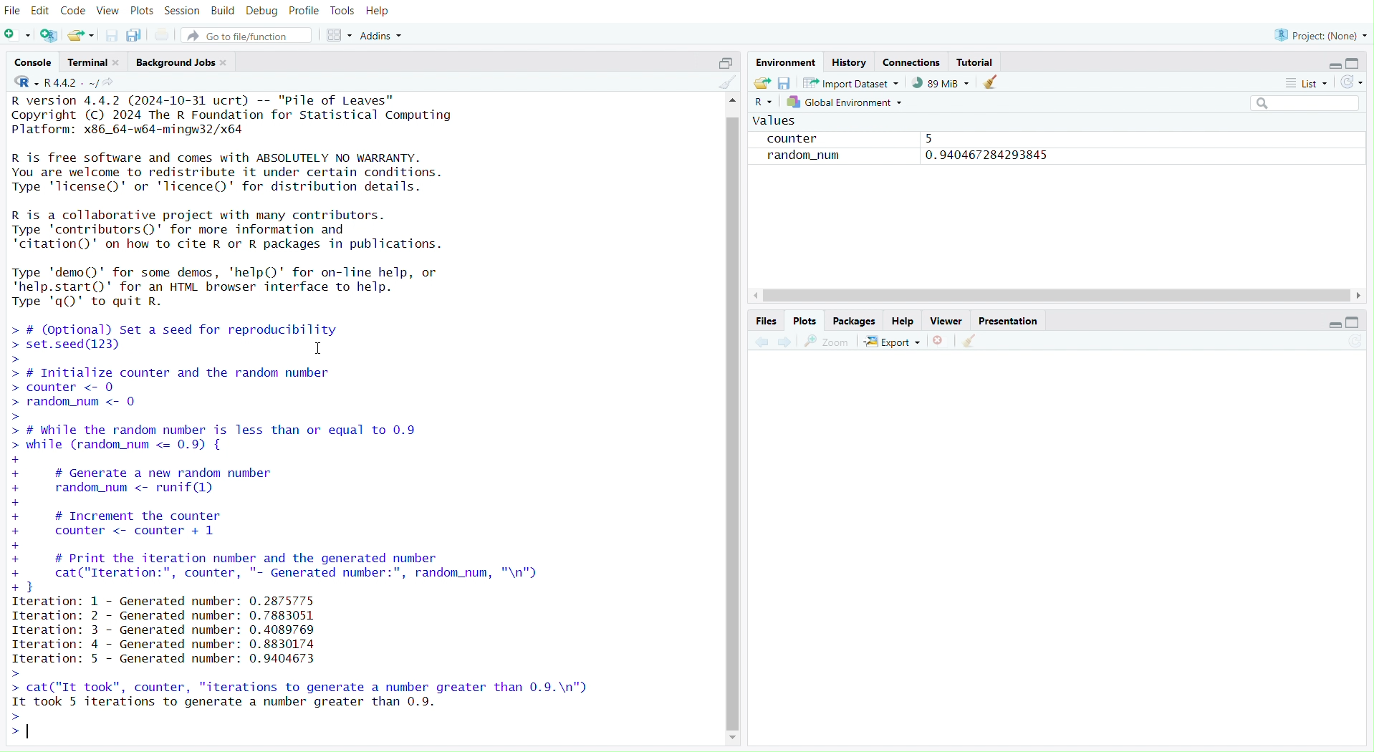 This screenshot has height=752, width=1374. What do you see at coordinates (847, 102) in the screenshot?
I see `Global Environment` at bounding box center [847, 102].